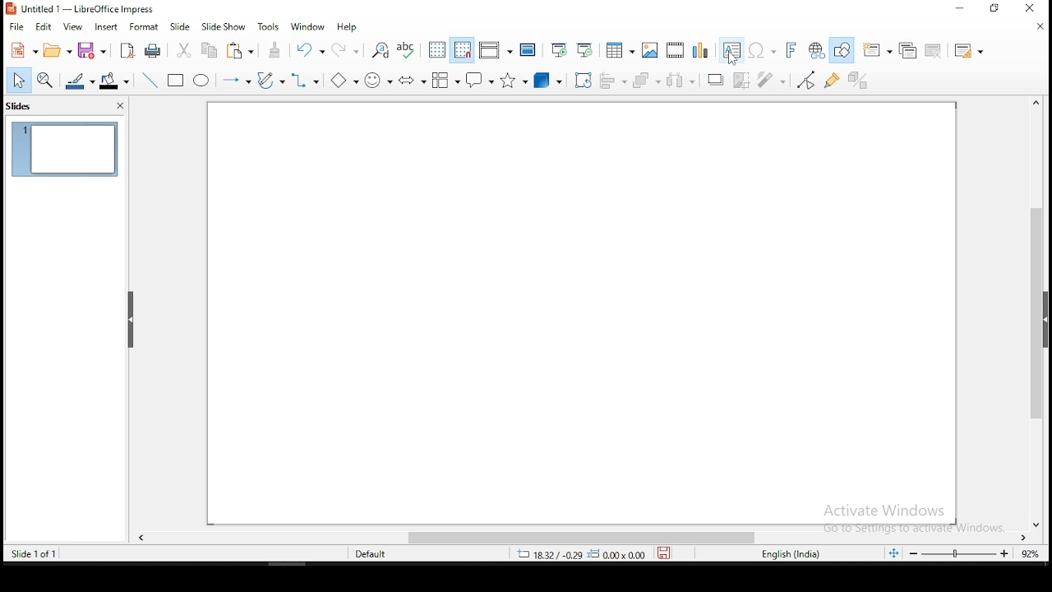  I want to click on zoom level, so click(974, 553).